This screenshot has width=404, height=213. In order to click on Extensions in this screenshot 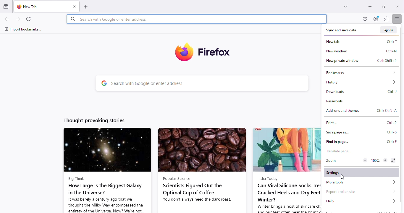, I will do `click(386, 19)`.